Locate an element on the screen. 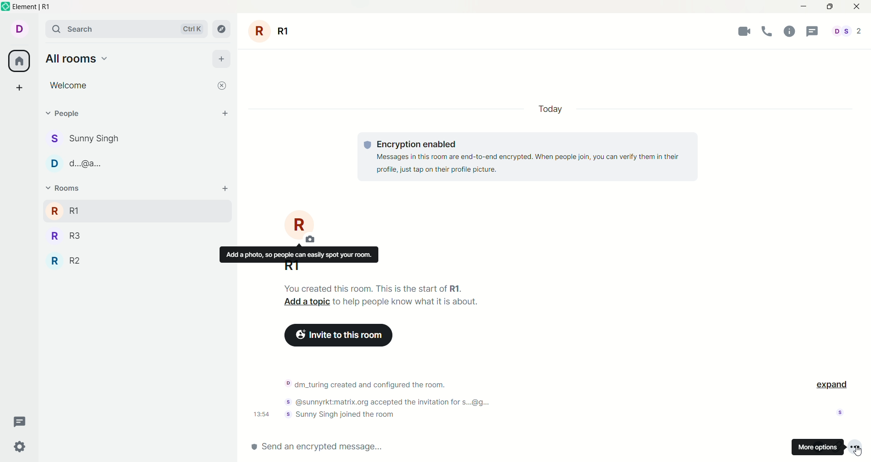 Image resolution: width=871 pixels, height=462 pixels. account is located at coordinates (19, 29).